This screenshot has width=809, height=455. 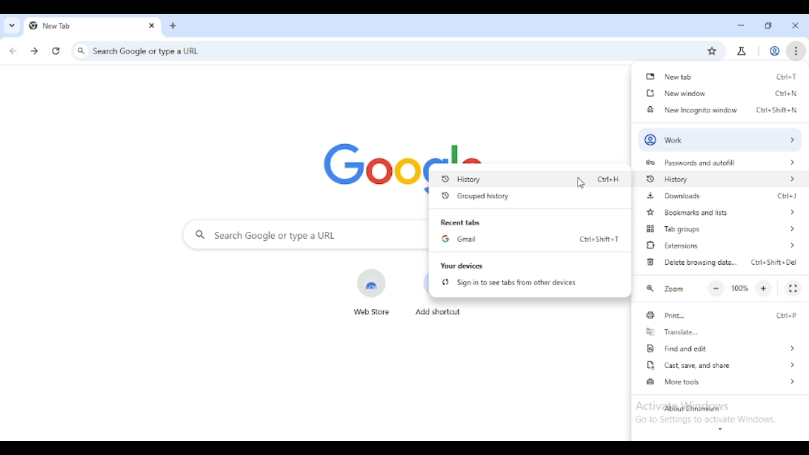 I want to click on profile, so click(x=721, y=140).